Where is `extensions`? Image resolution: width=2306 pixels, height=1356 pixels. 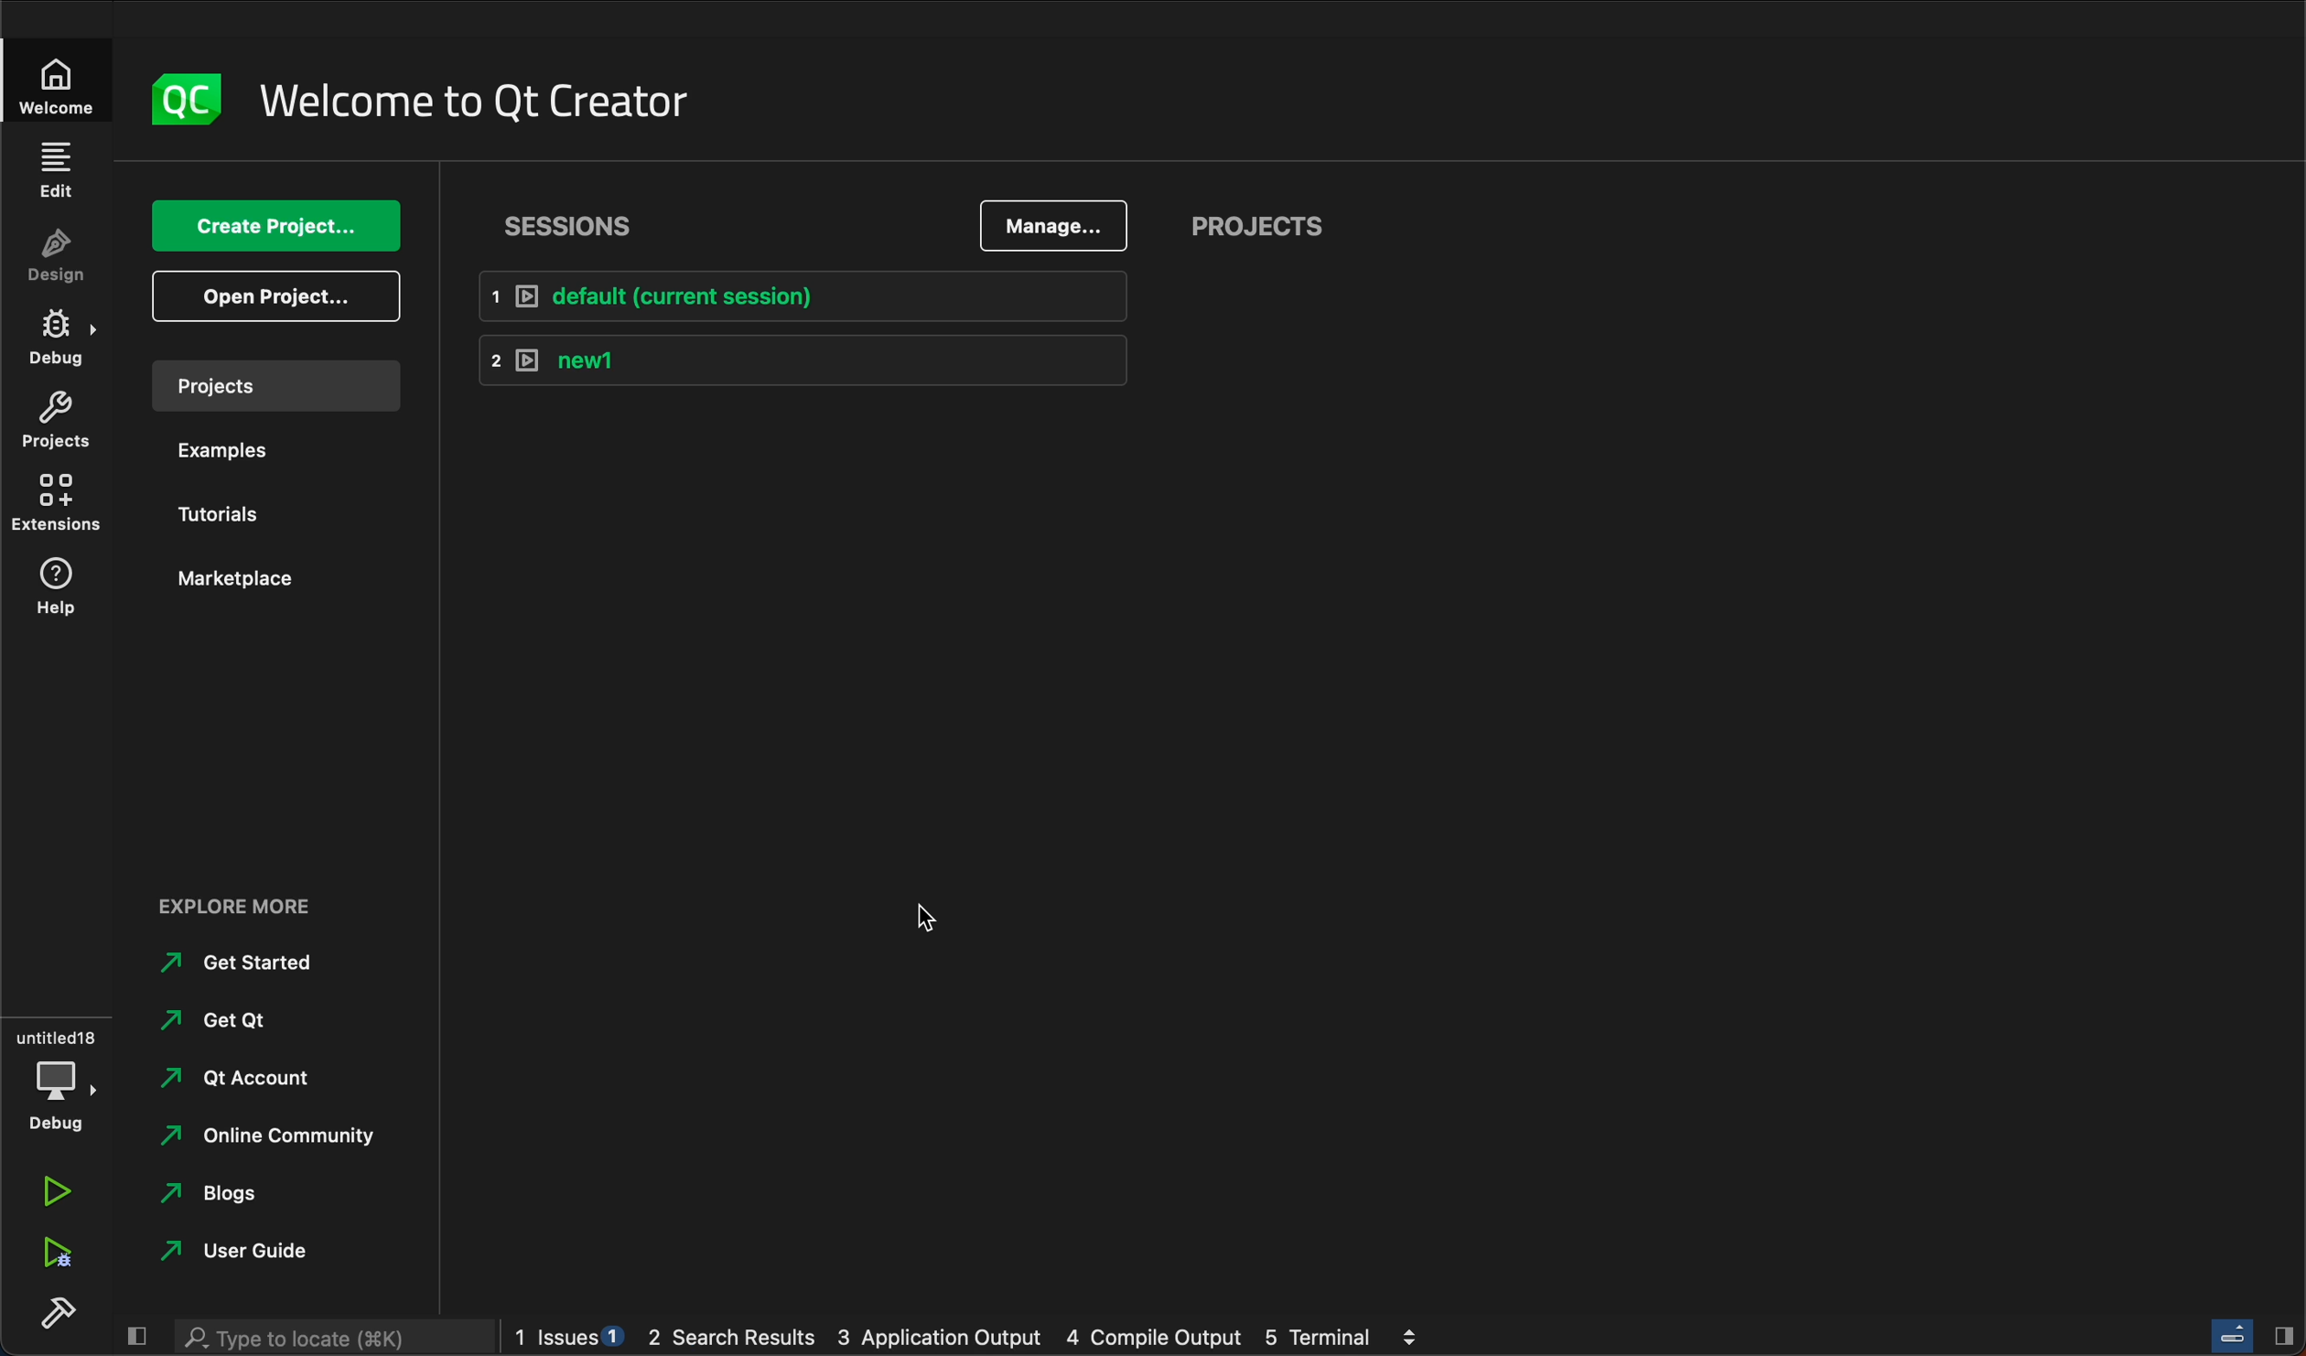 extensions is located at coordinates (59, 500).